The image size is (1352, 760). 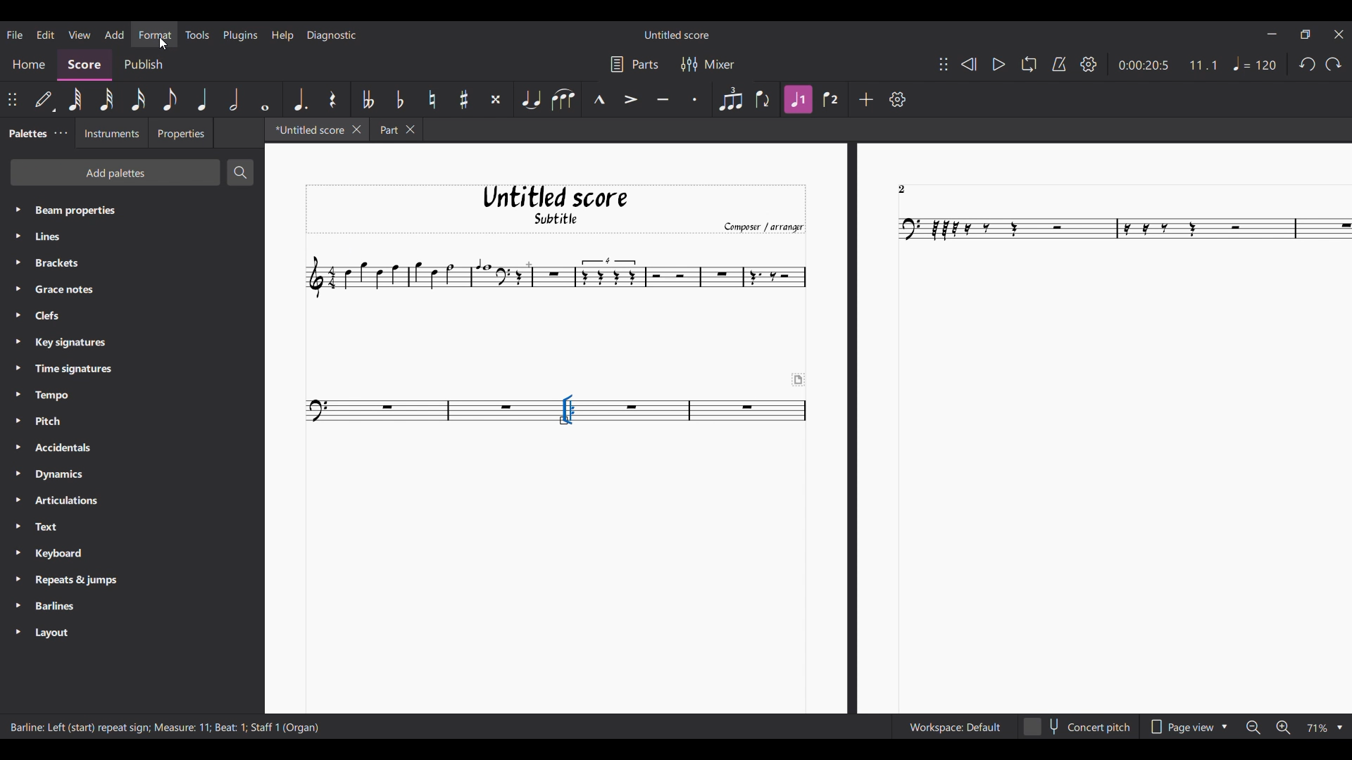 What do you see at coordinates (333, 100) in the screenshot?
I see `Rest` at bounding box center [333, 100].